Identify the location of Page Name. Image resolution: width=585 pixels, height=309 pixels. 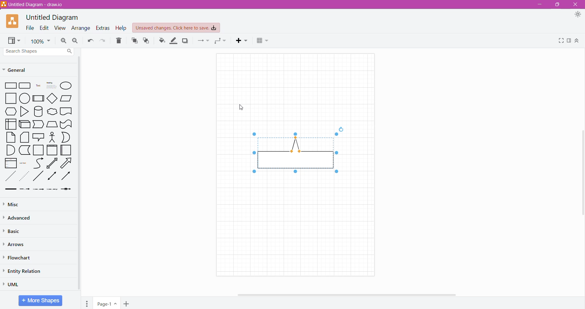
(107, 303).